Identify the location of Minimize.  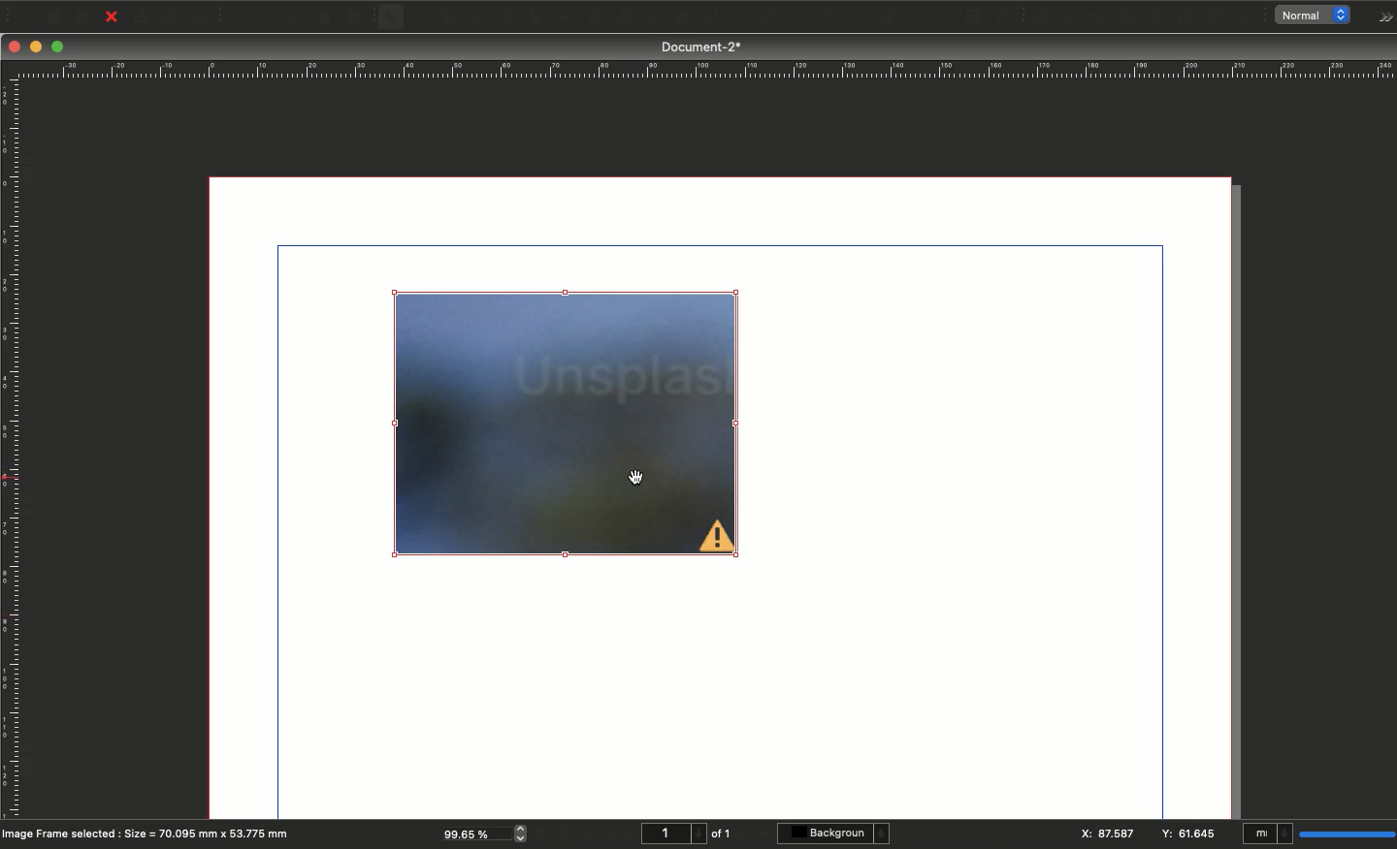
(38, 47).